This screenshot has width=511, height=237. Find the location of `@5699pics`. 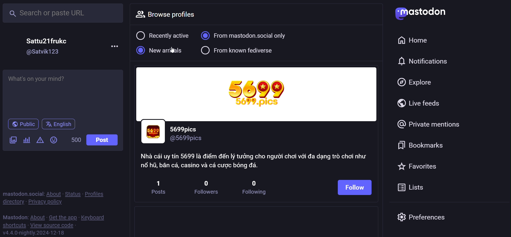

@5699pics is located at coordinates (187, 139).